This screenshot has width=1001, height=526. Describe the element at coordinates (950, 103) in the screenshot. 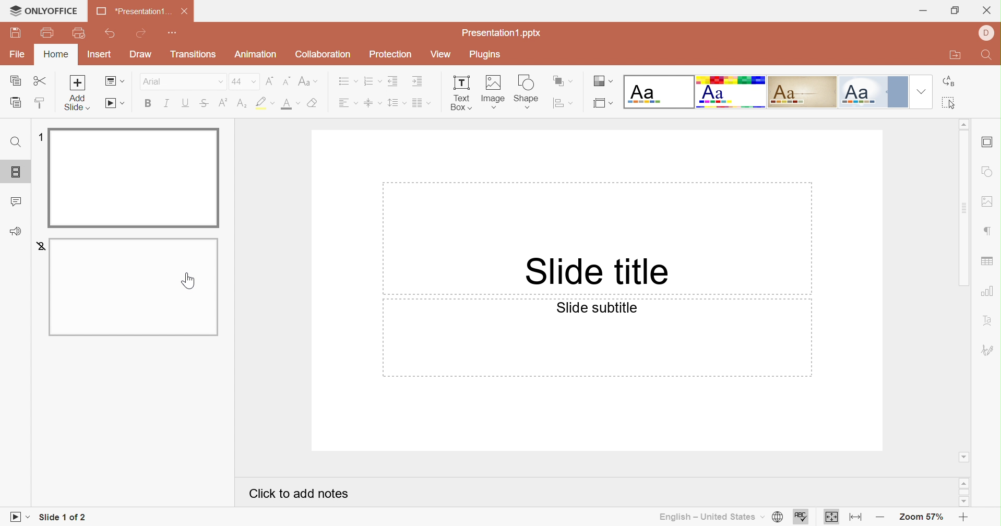

I see `Select all` at that location.